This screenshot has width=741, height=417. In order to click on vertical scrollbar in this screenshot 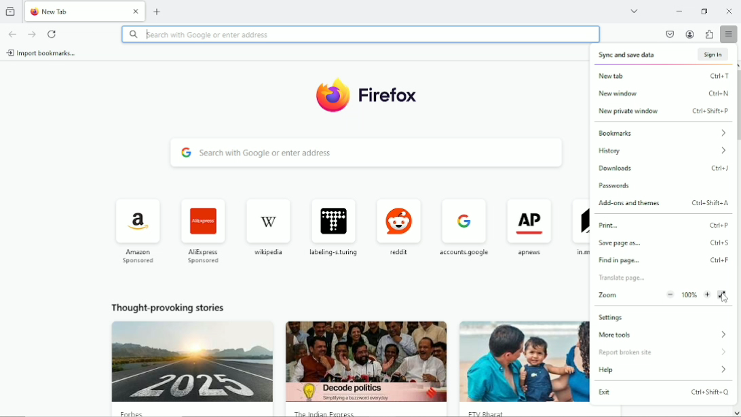, I will do `click(740, 107)`.